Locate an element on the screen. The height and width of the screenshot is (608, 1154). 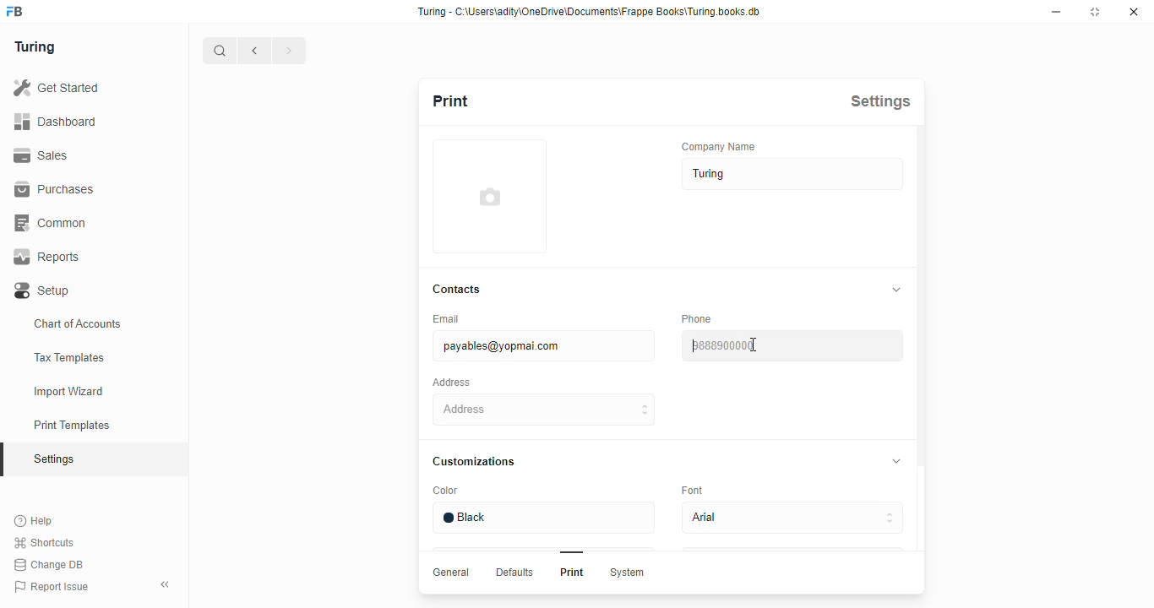
go back is located at coordinates (255, 49).